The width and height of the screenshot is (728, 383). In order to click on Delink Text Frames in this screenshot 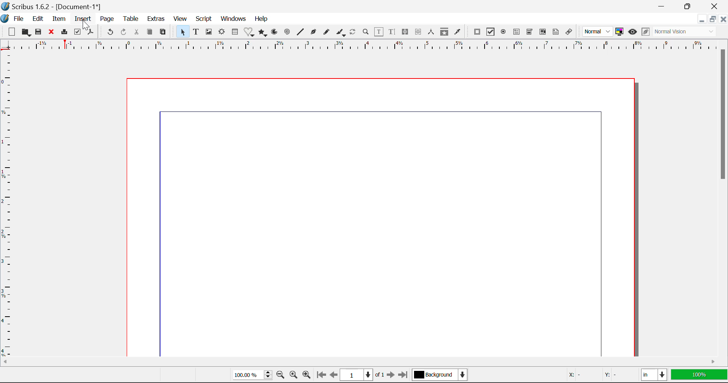, I will do `click(419, 32)`.